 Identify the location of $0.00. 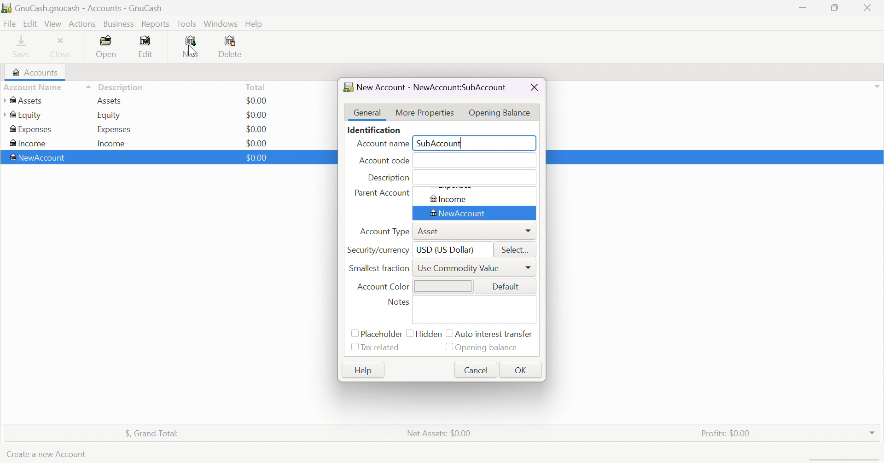
(255, 144).